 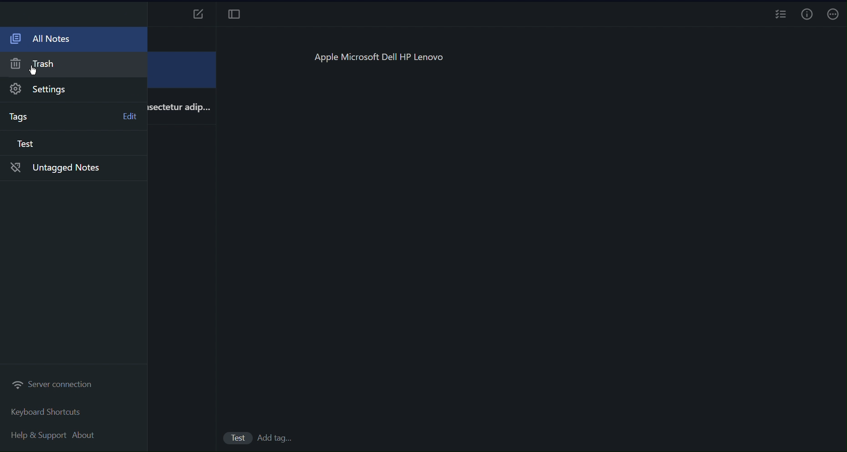 What do you see at coordinates (73, 40) in the screenshot?
I see `All Notes` at bounding box center [73, 40].